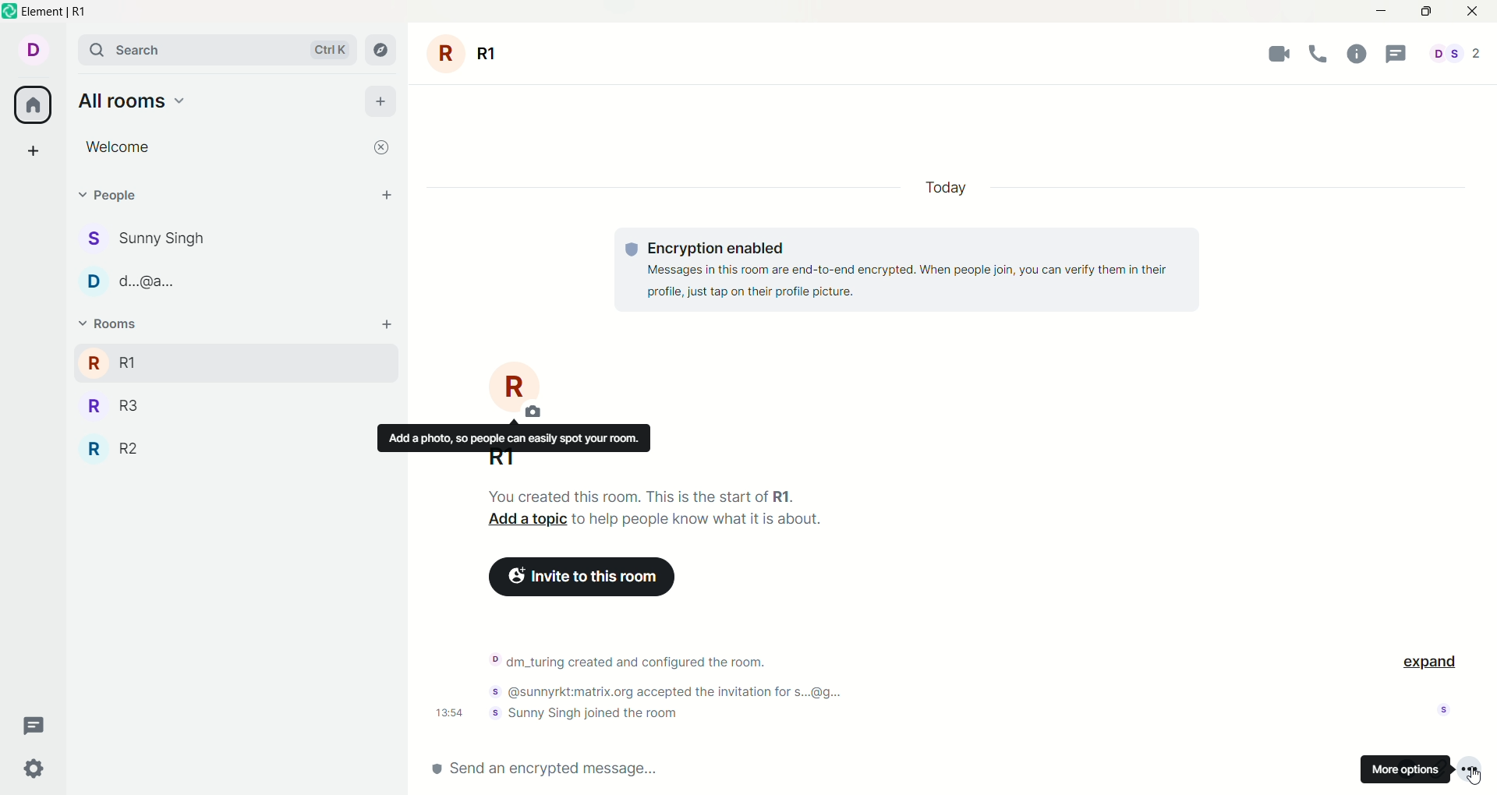  I want to click on all rooms, so click(133, 101).